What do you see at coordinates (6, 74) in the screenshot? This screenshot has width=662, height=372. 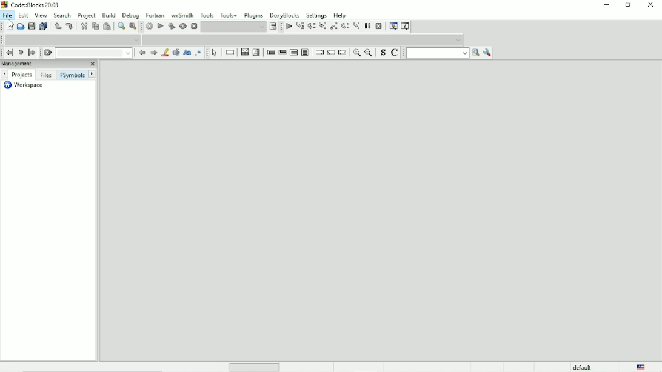 I see `Prev` at bounding box center [6, 74].